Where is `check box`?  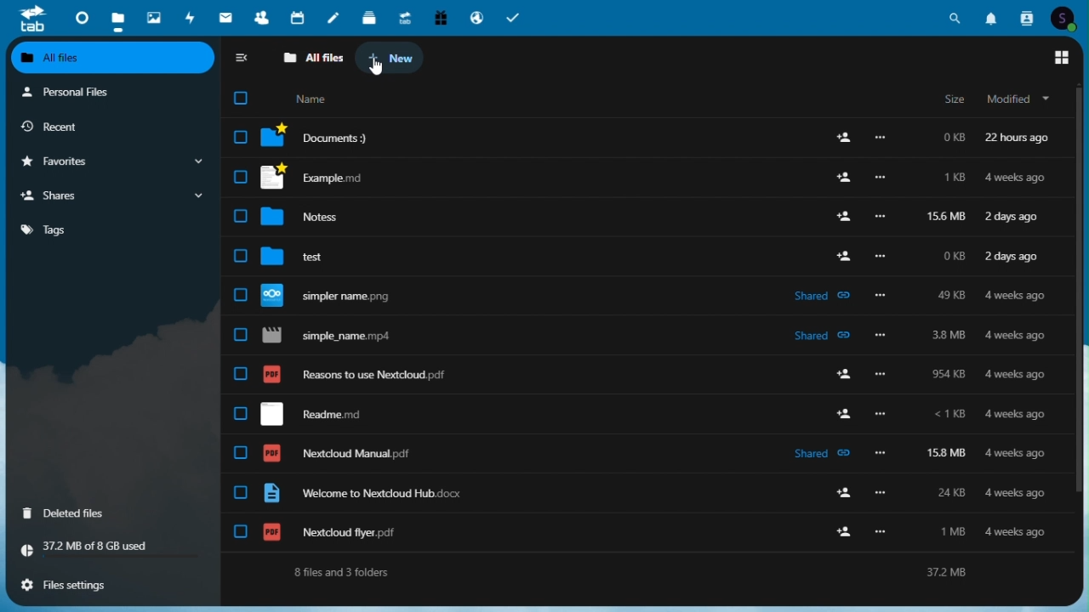
check box is located at coordinates (237, 492).